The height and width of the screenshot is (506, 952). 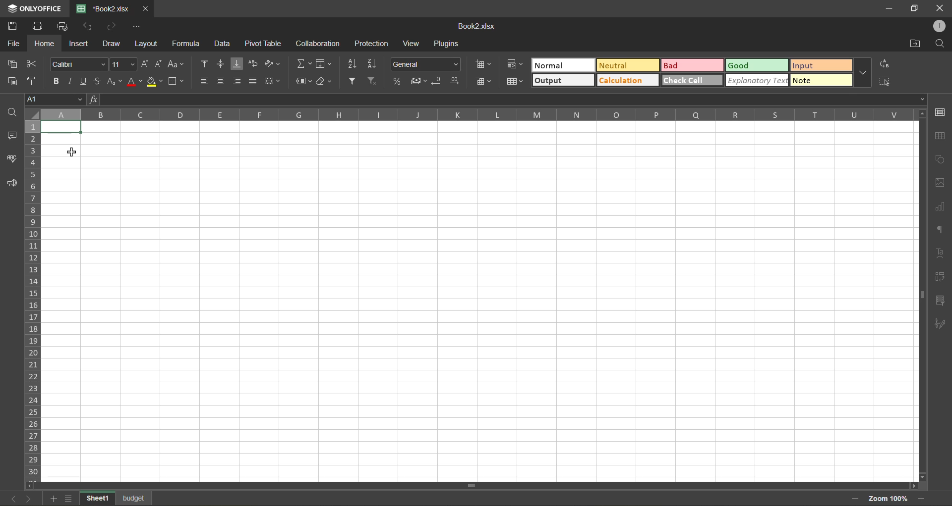 What do you see at coordinates (273, 63) in the screenshot?
I see `orientation` at bounding box center [273, 63].